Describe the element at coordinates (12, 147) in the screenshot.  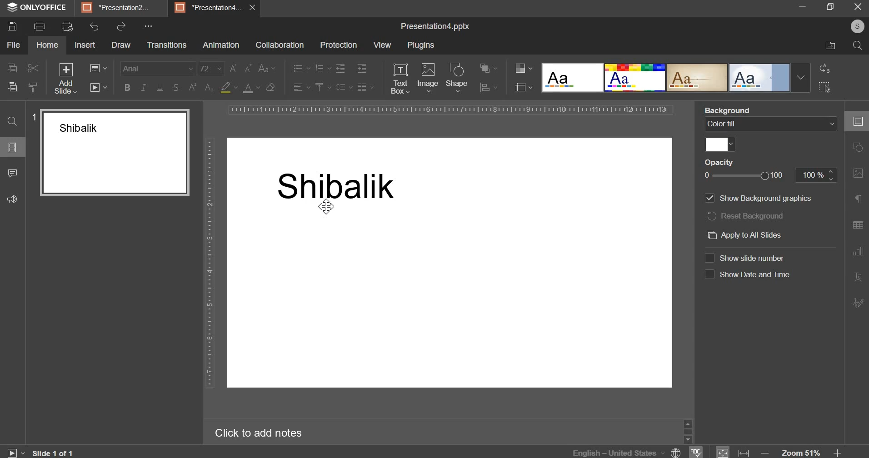
I see `slide menu` at that location.